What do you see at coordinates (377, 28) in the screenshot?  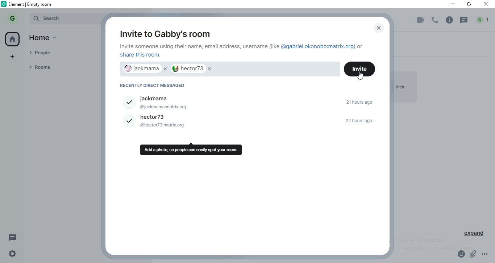 I see `close` at bounding box center [377, 28].